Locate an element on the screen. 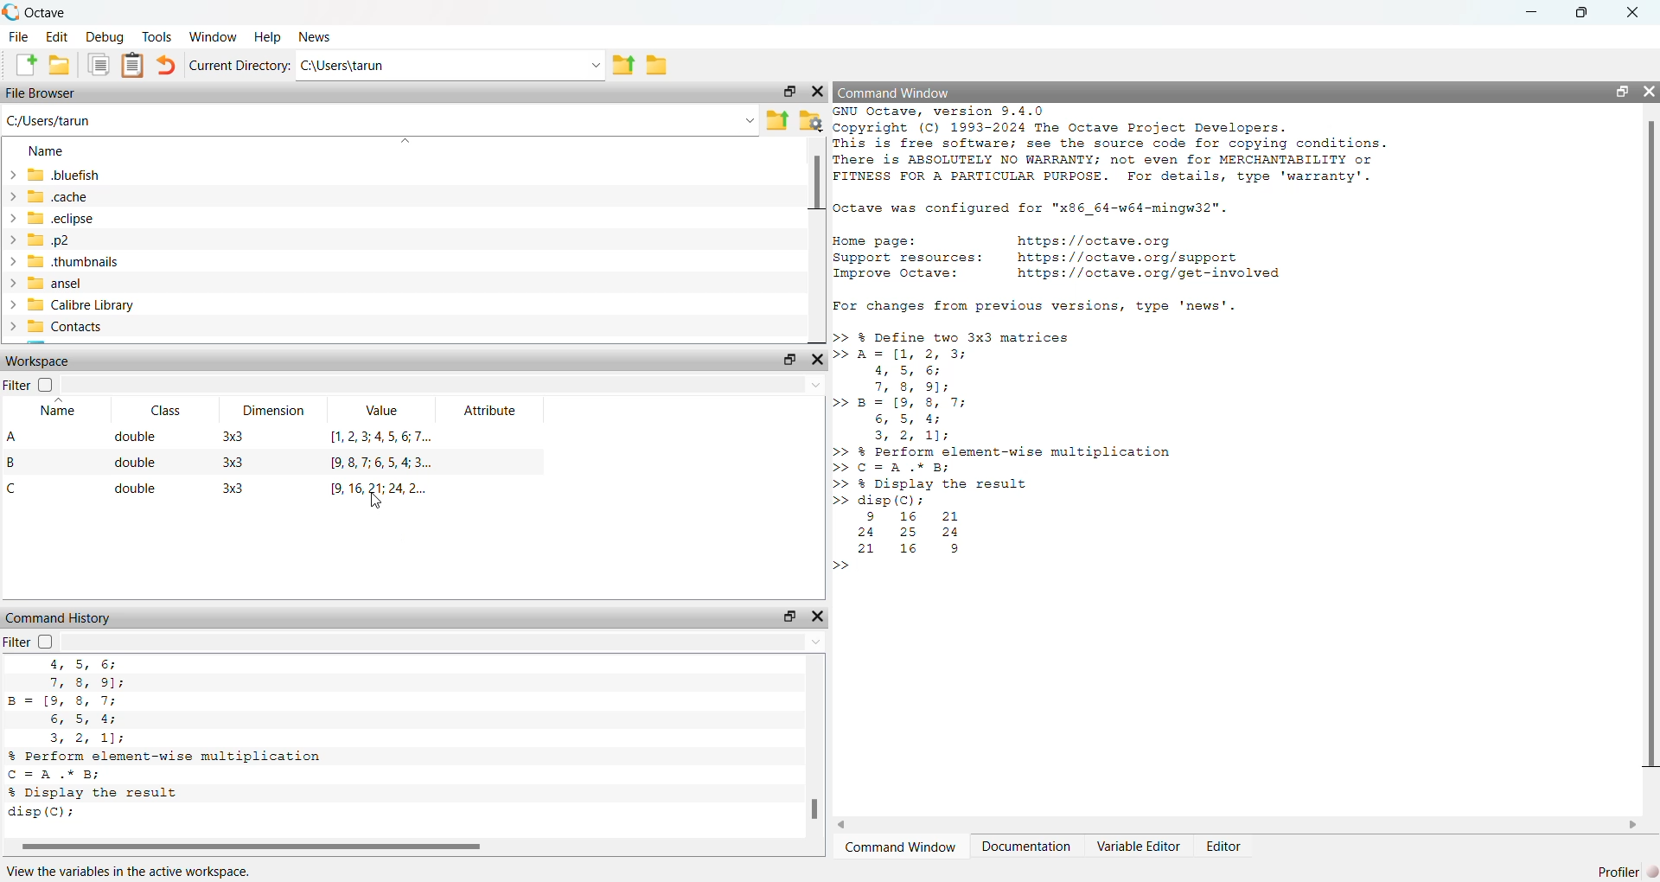  Octave was configured for "x86_64-w64-mingw32".

Home page: https://octave.org

Support resources:  https://octave.org/support
Improve Octave: https://octave.org/get-involved
For changes from previous versions, type 'news'. is located at coordinates (1062, 257).